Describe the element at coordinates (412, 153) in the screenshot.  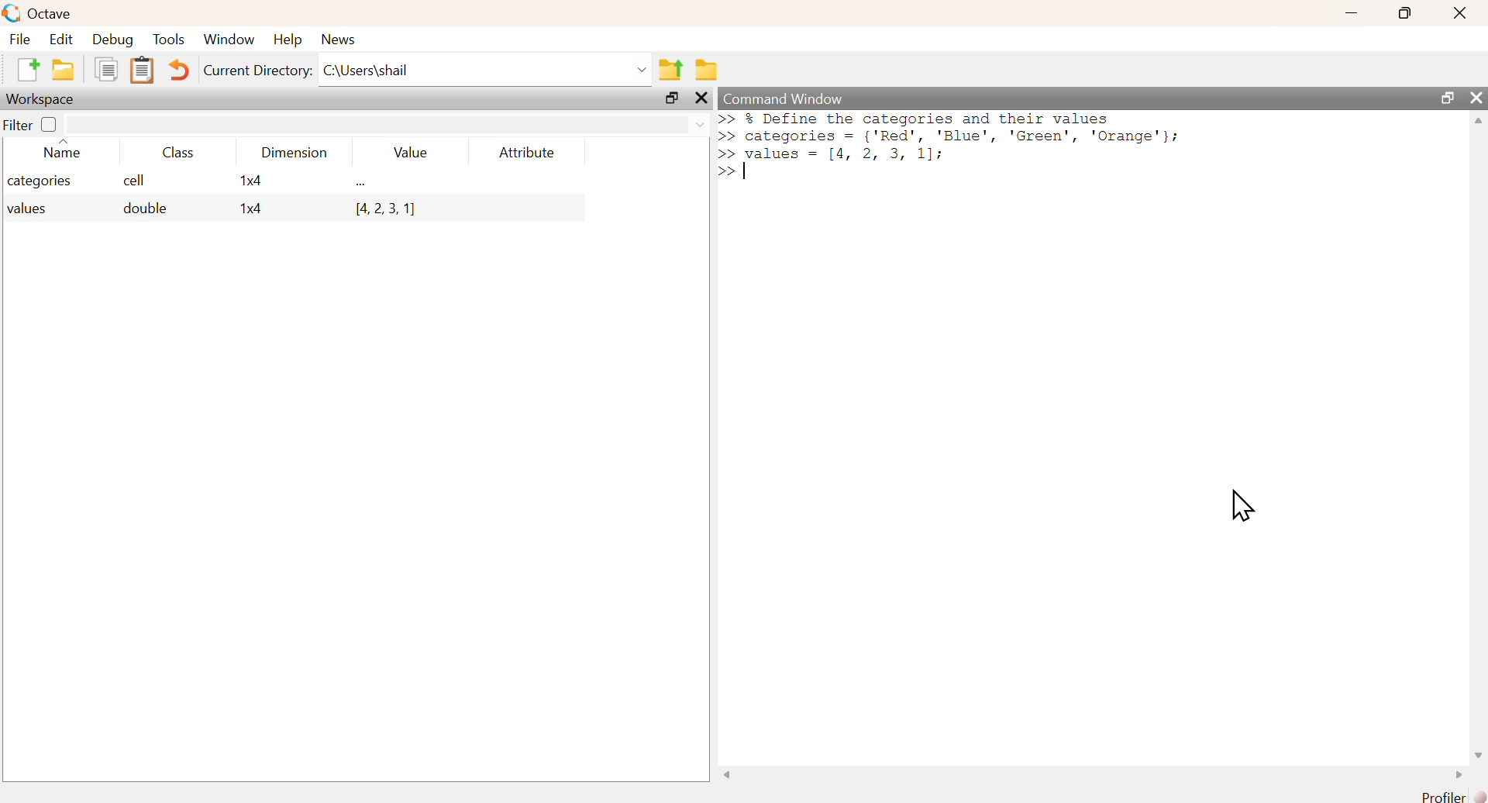
I see `Value` at that location.